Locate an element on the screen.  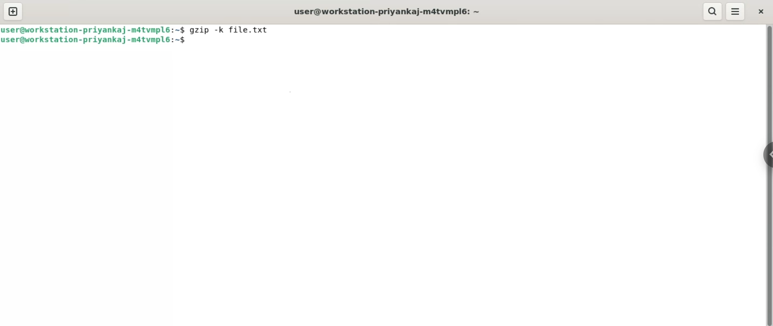
 user@workstation-priyanka-m4tvmpl6:~ is located at coordinates (93, 30).